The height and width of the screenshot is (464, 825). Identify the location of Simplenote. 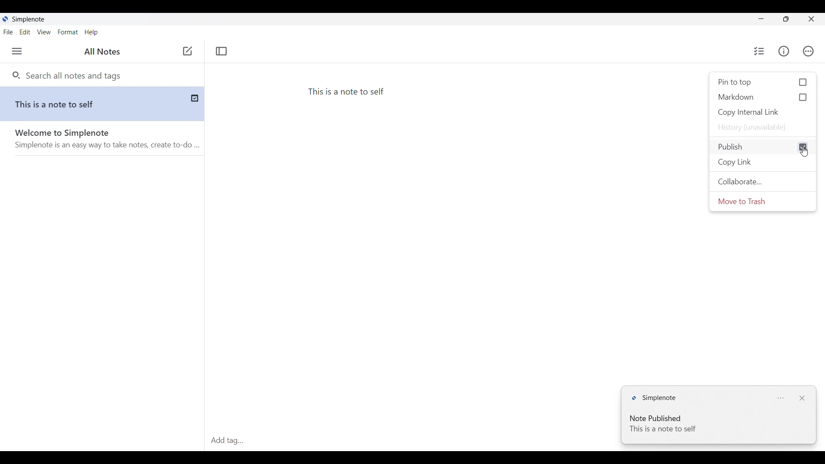
(30, 20).